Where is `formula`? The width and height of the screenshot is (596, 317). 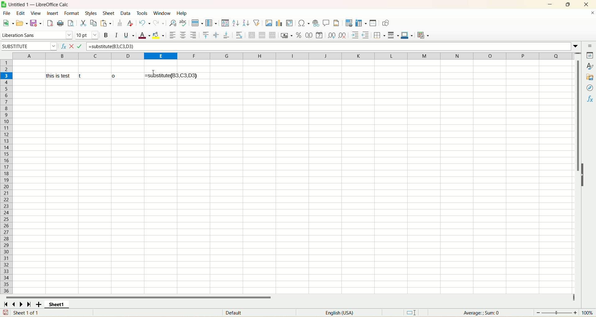
formula is located at coordinates (171, 75).